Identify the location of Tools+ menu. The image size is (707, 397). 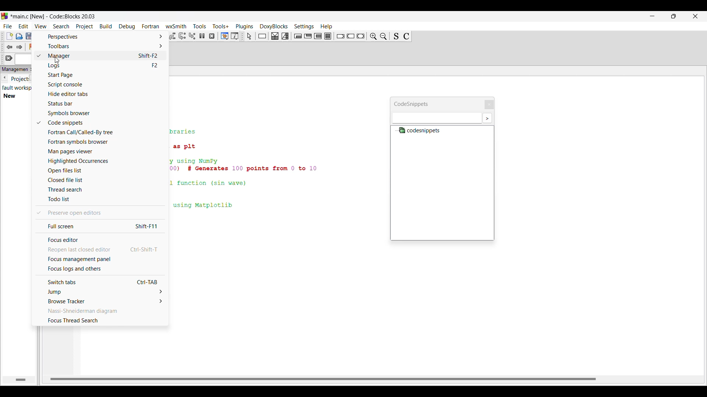
(221, 26).